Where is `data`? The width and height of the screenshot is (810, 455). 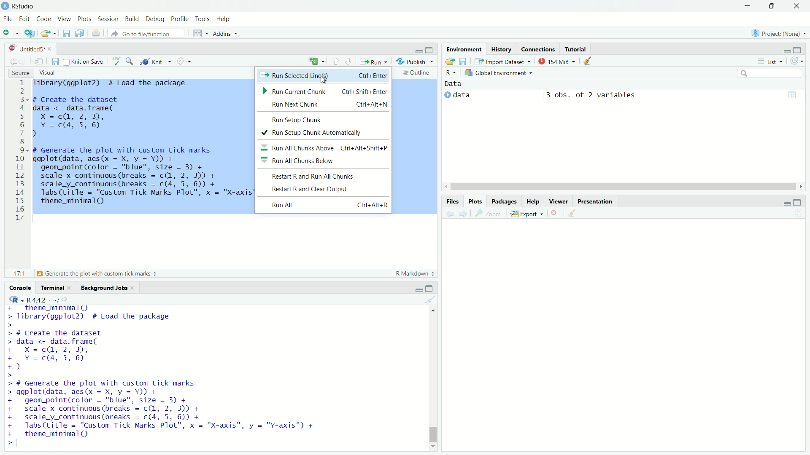 data is located at coordinates (460, 84).